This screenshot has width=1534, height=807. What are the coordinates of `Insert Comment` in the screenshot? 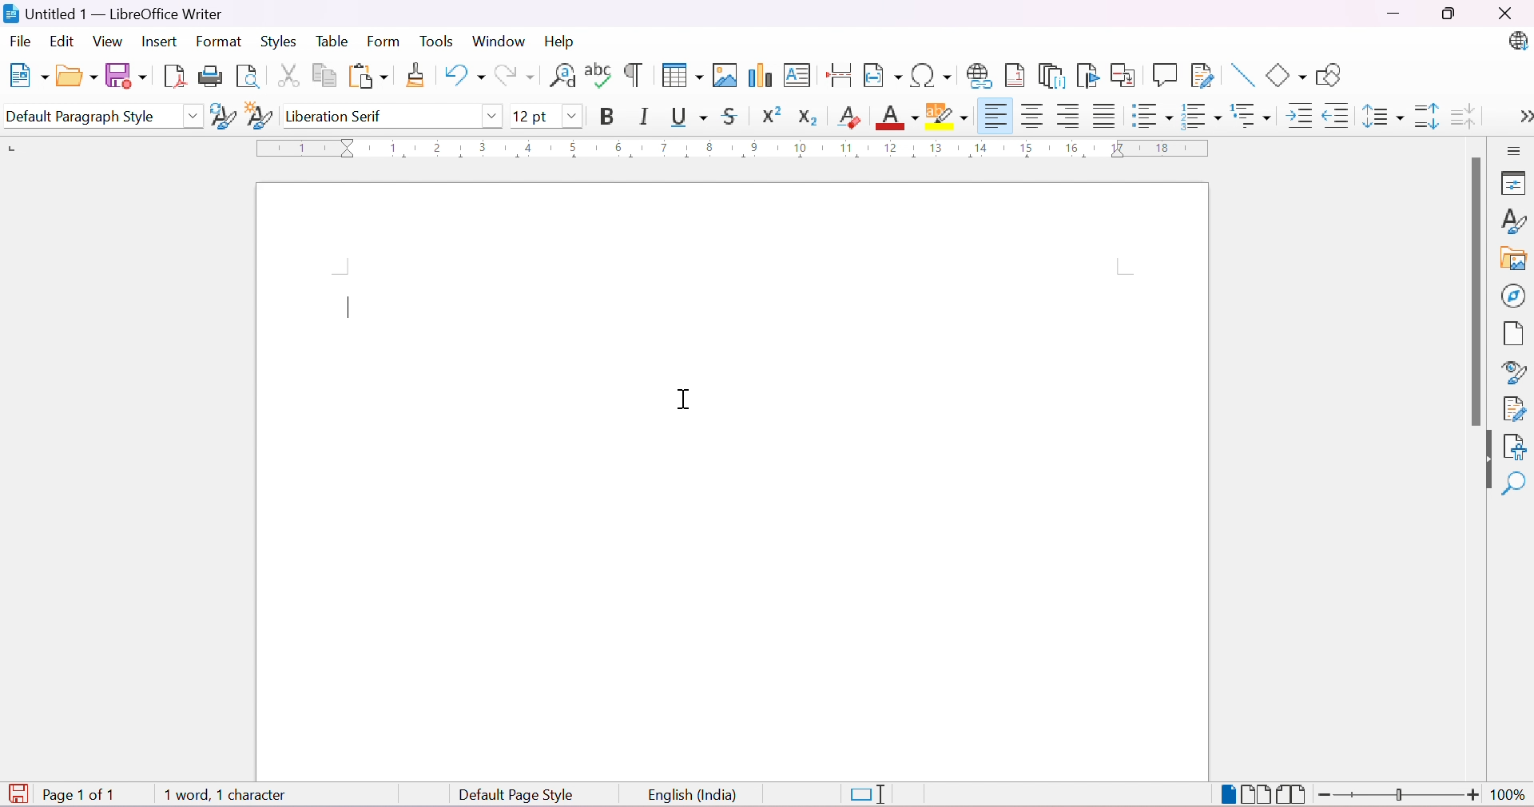 It's located at (1164, 74).